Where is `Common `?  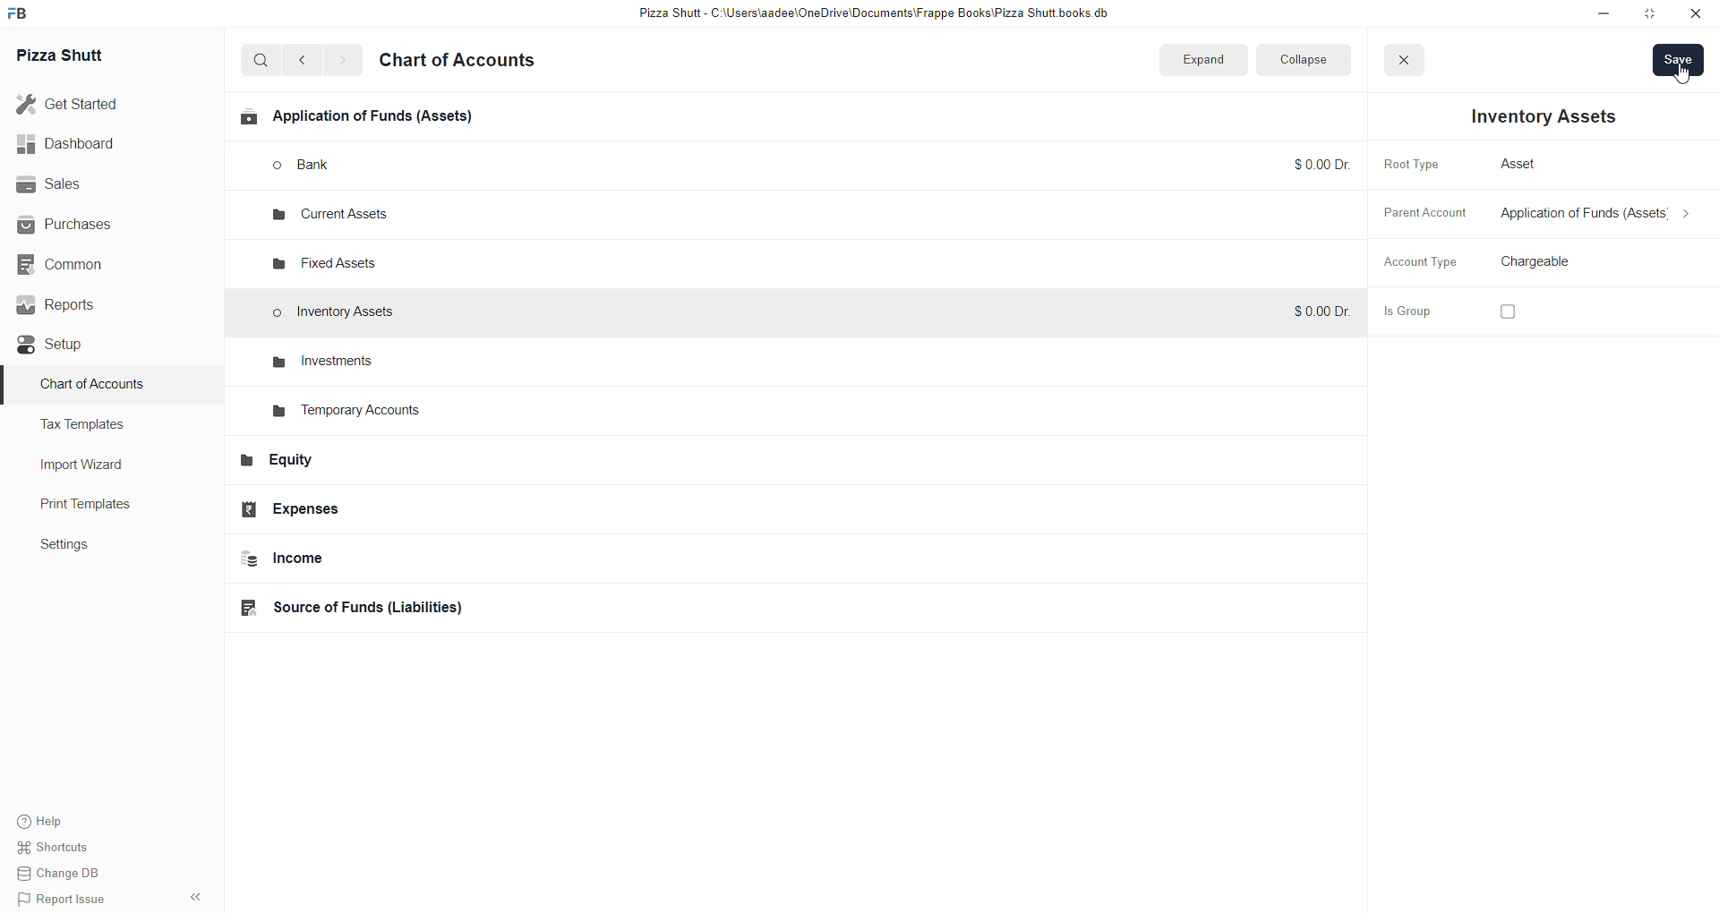 Common  is located at coordinates (76, 264).